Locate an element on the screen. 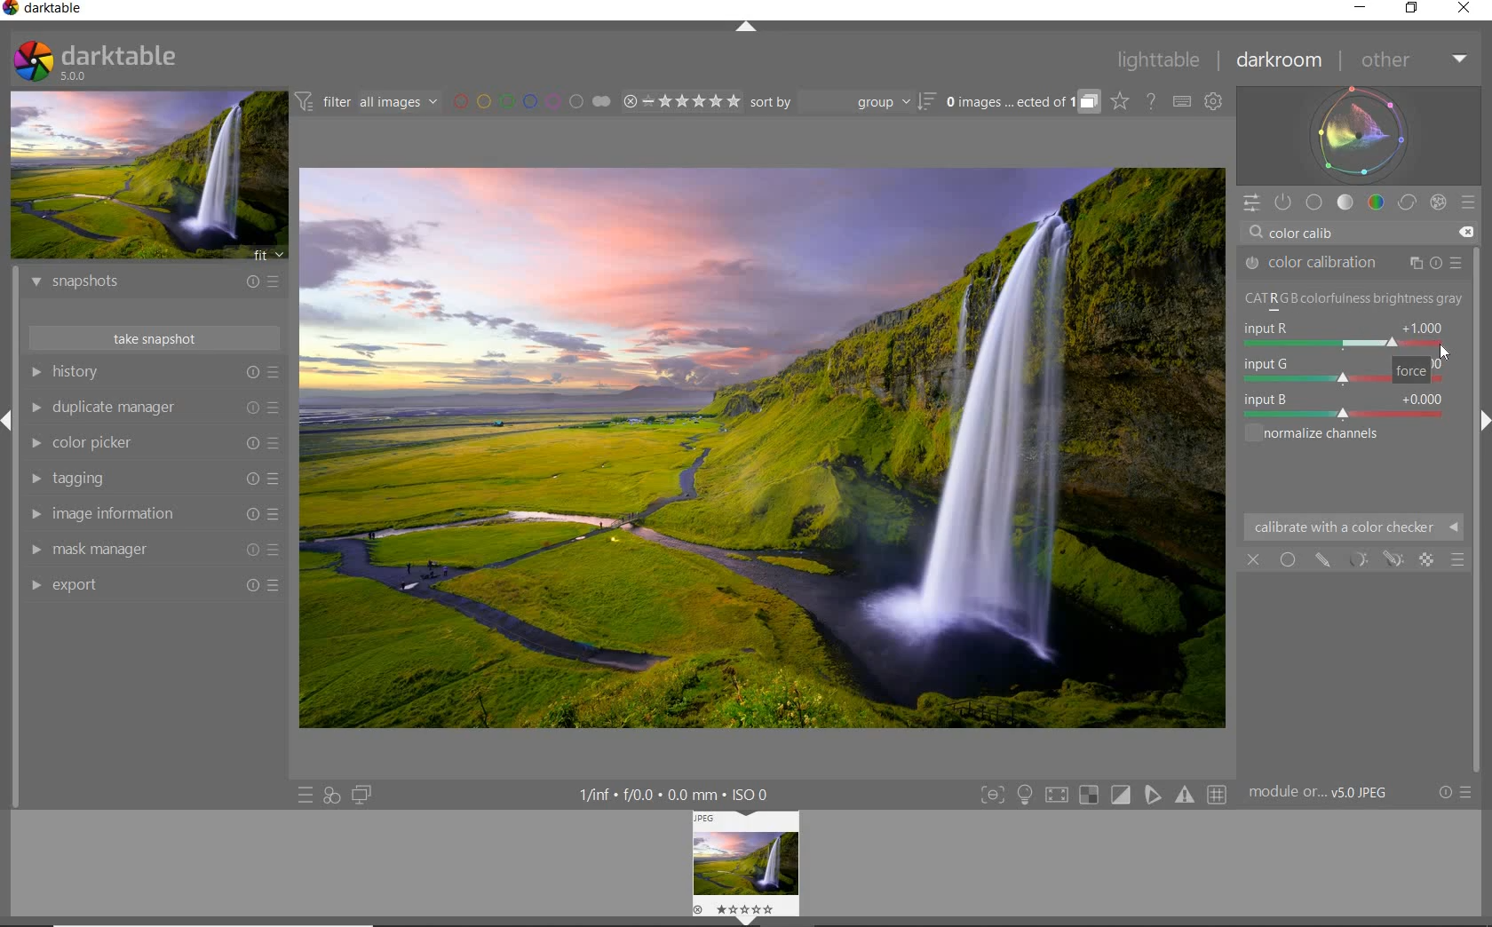 The width and height of the screenshot is (1492, 927). TOGGLE MODES is located at coordinates (1102, 796).